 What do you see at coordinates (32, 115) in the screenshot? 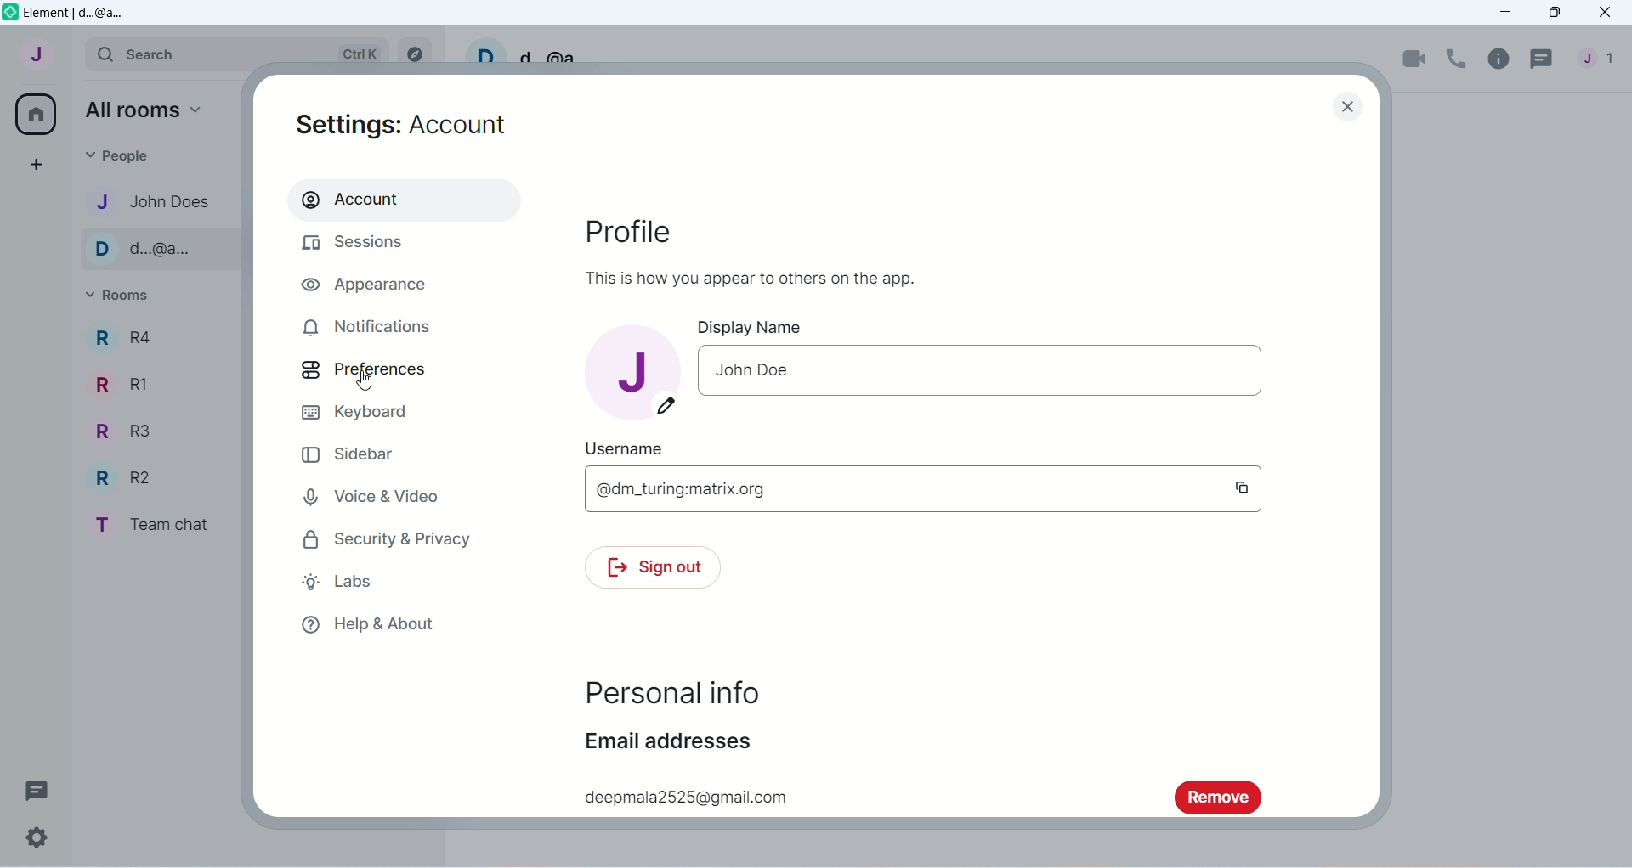
I see `home` at bounding box center [32, 115].